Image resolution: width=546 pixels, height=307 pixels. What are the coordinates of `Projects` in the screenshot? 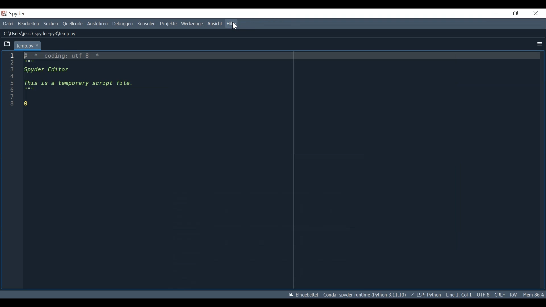 It's located at (168, 24).